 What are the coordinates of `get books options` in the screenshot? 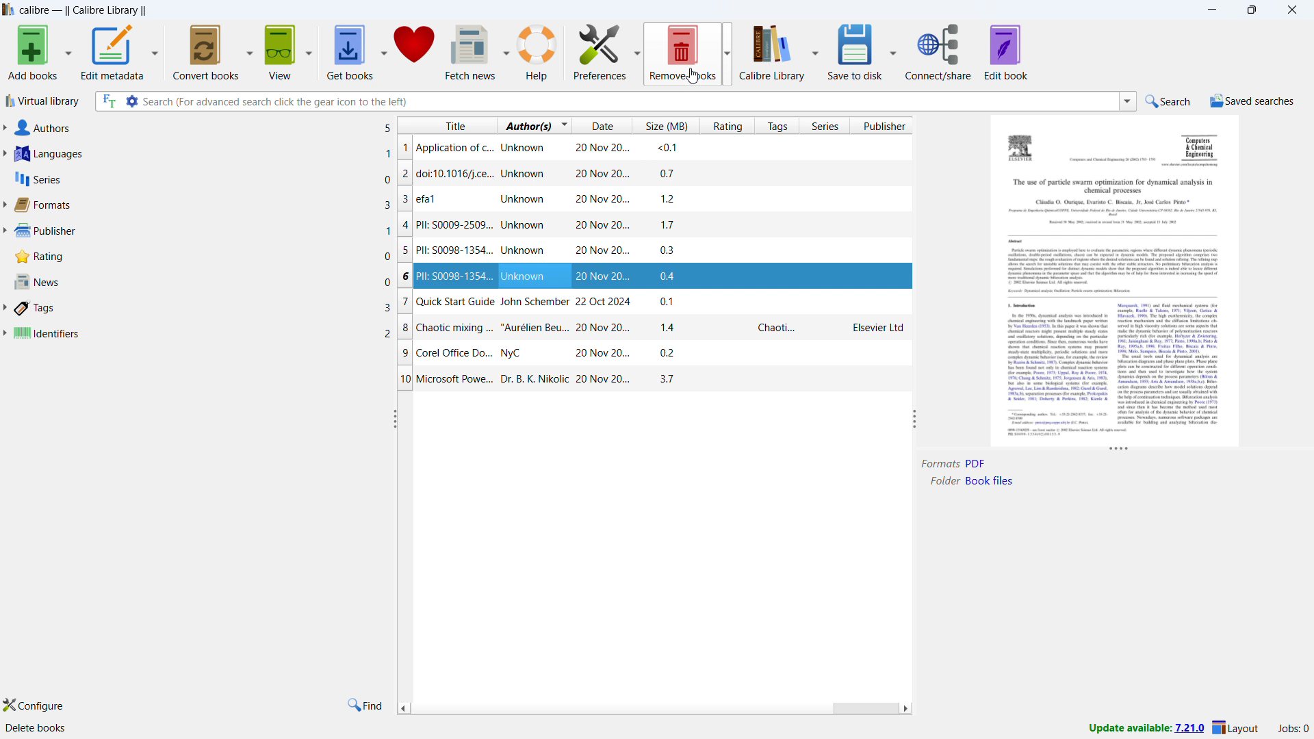 It's located at (383, 51).